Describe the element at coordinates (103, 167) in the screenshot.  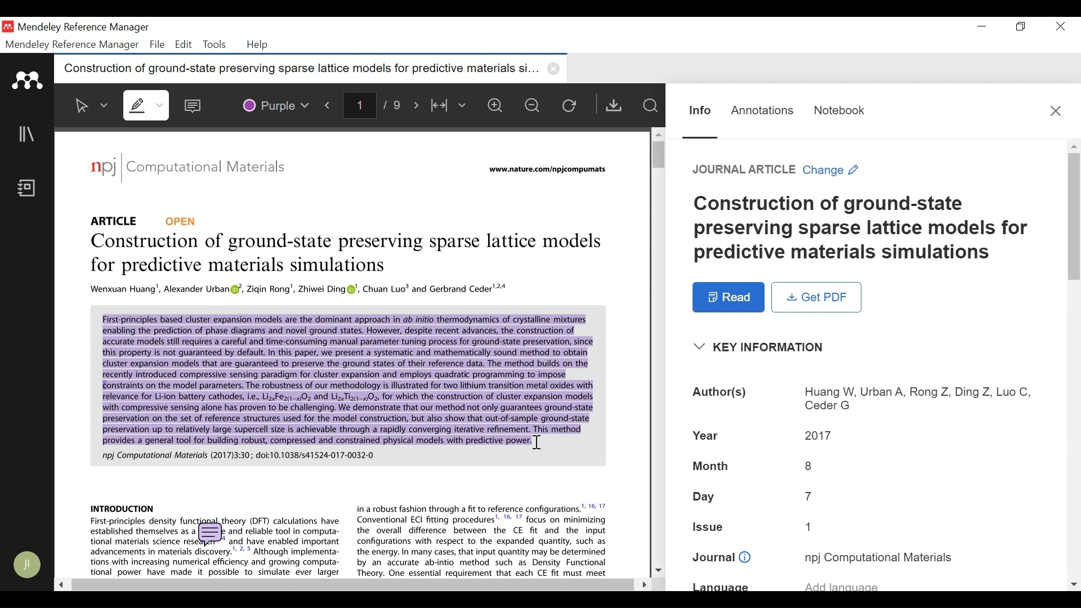
I see `logo` at that location.